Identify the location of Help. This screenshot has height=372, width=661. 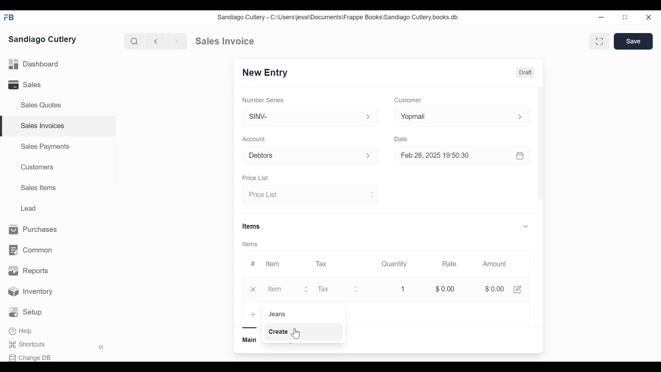
(21, 331).